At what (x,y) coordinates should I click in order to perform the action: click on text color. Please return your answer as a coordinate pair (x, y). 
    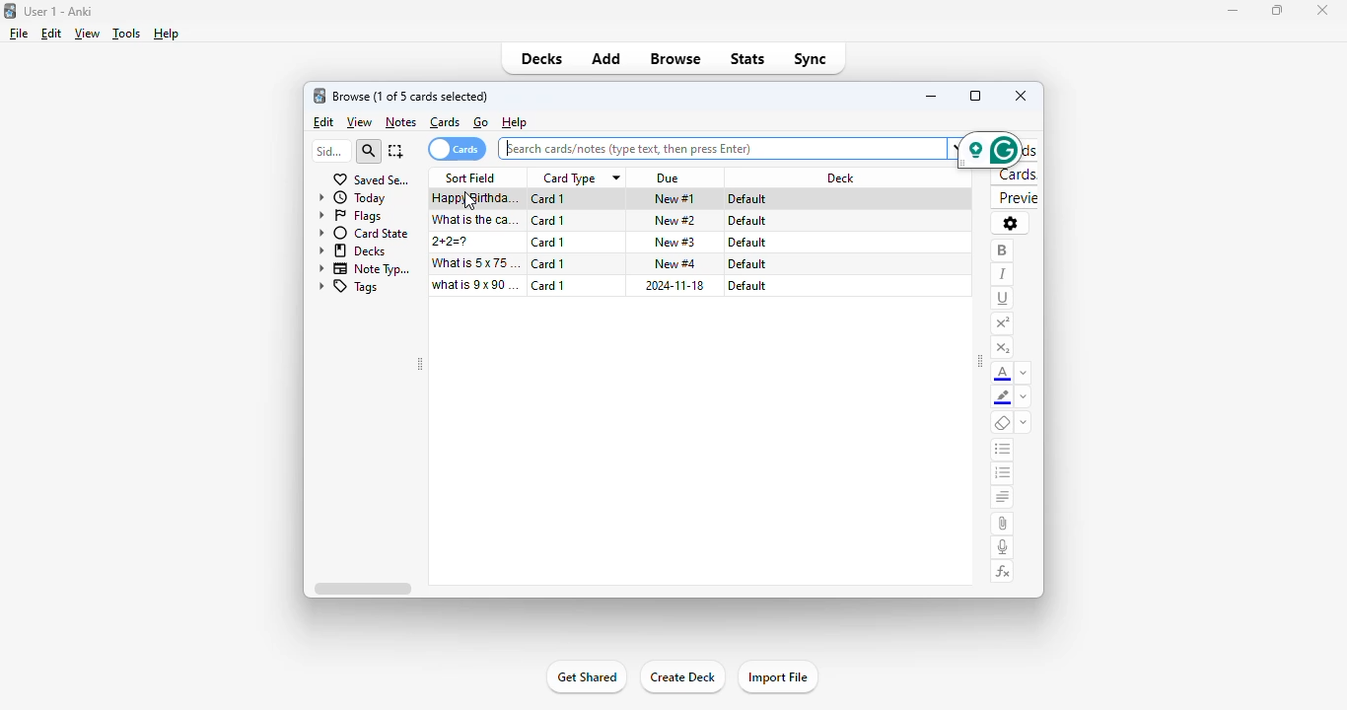
    Looking at the image, I should click on (1002, 374).